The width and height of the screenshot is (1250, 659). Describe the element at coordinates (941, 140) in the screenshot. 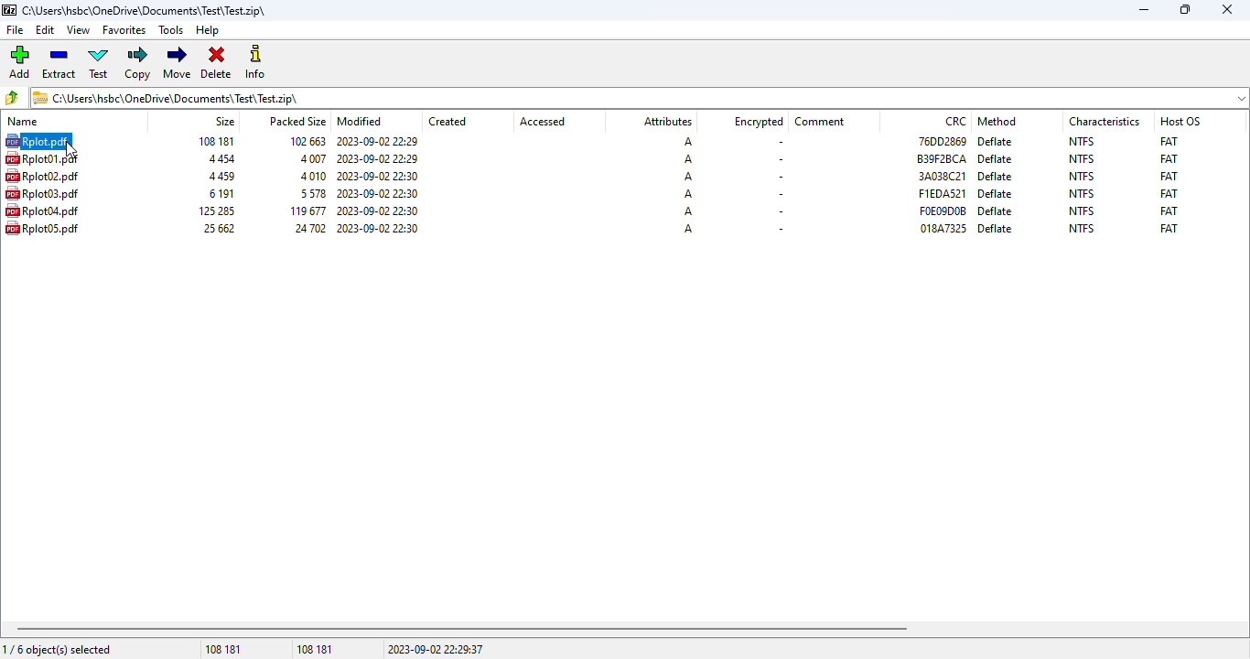

I see `CRC` at that location.